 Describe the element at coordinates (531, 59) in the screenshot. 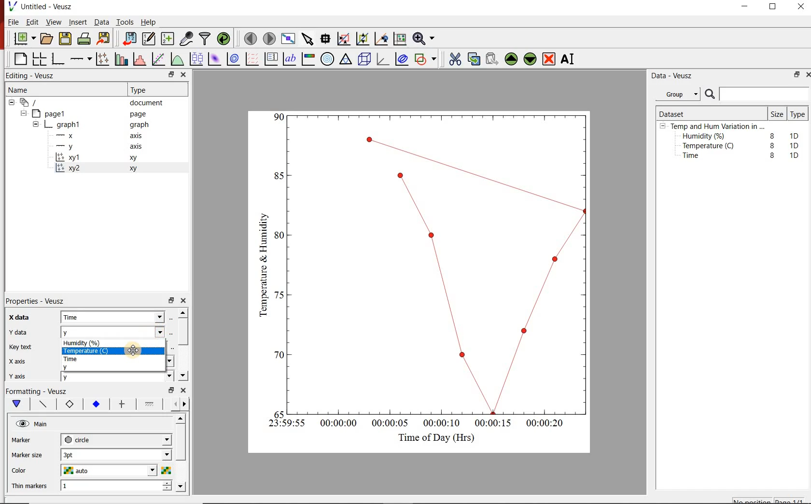

I see `Move the selected widget down` at that location.